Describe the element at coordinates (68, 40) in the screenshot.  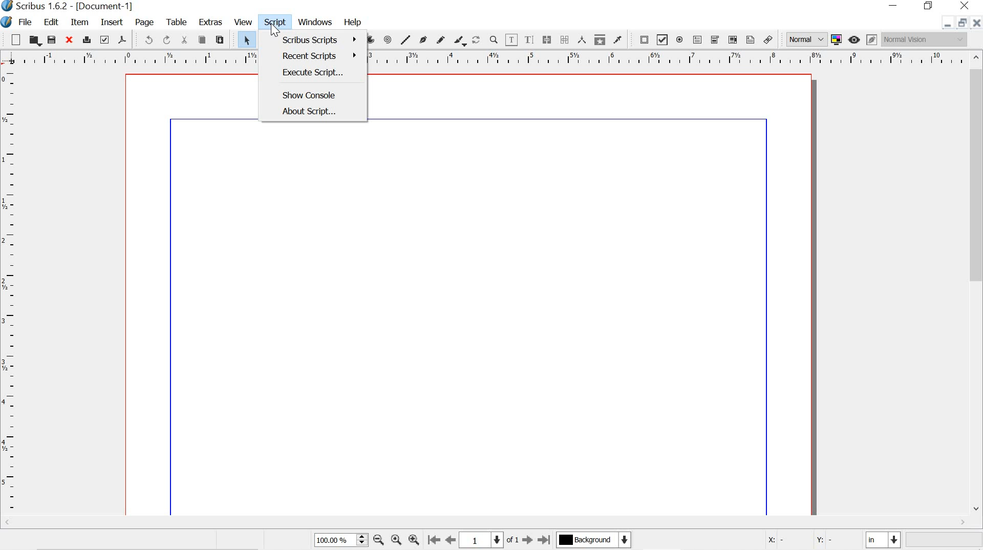
I see `close` at that location.